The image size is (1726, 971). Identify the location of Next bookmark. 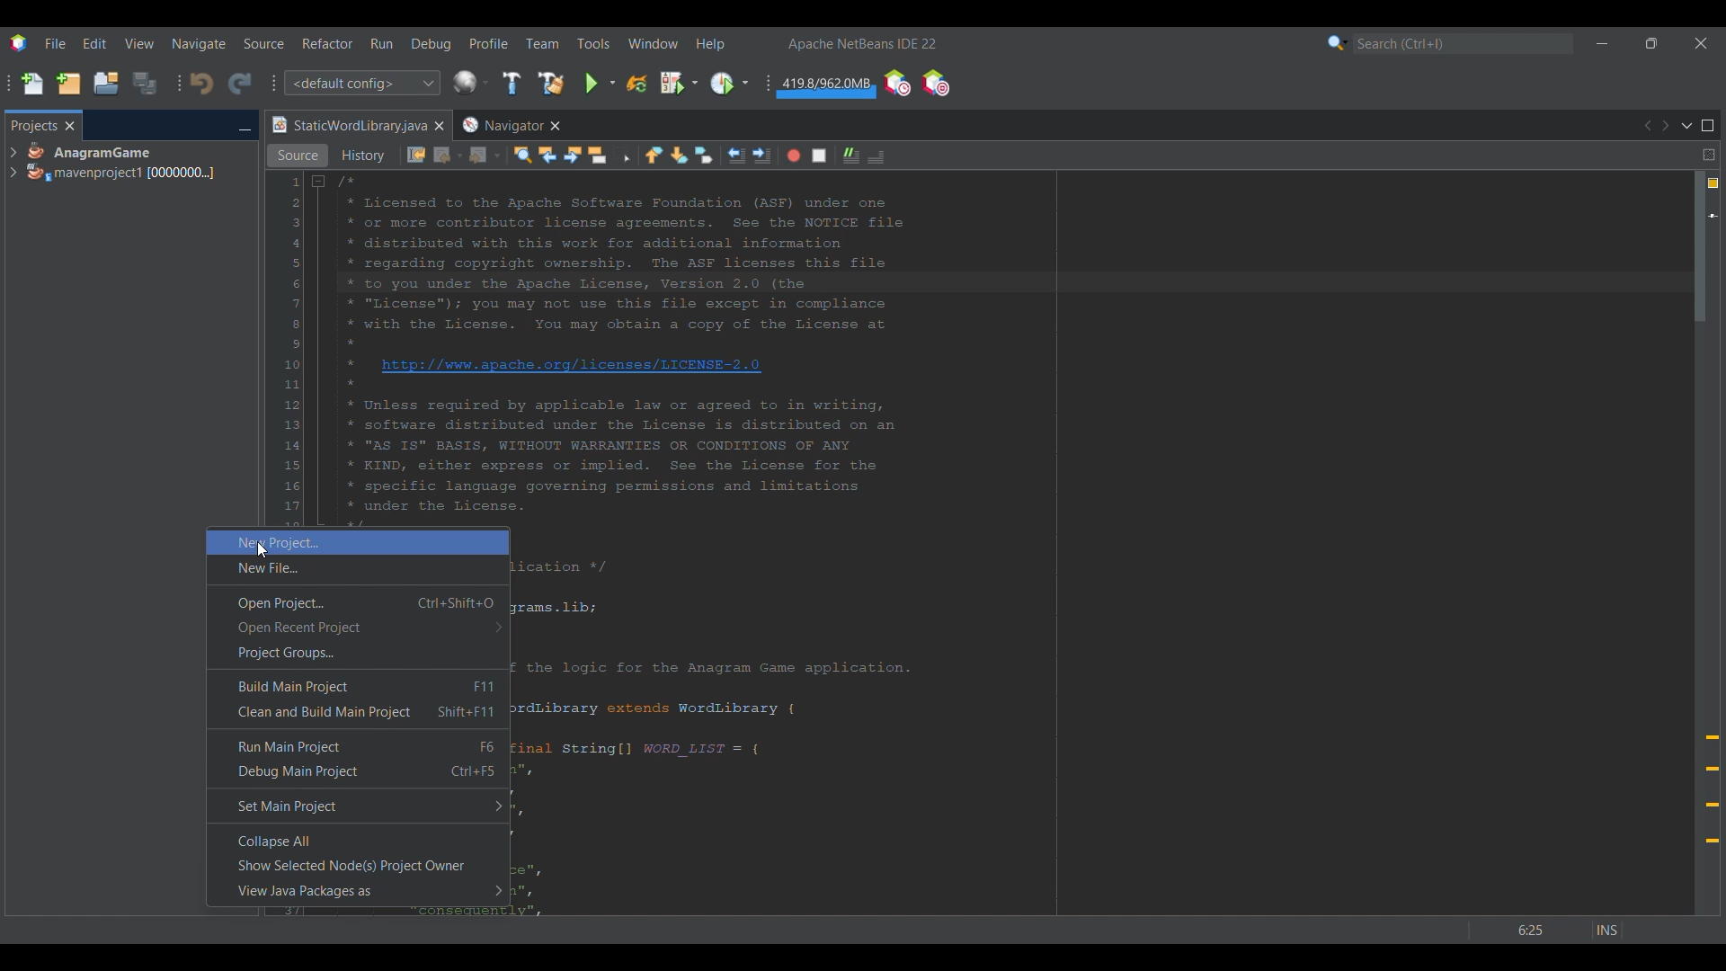
(679, 156).